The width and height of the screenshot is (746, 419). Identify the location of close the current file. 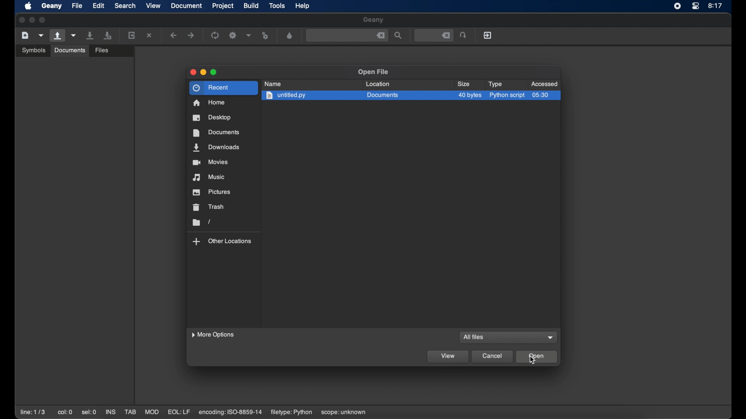
(149, 35).